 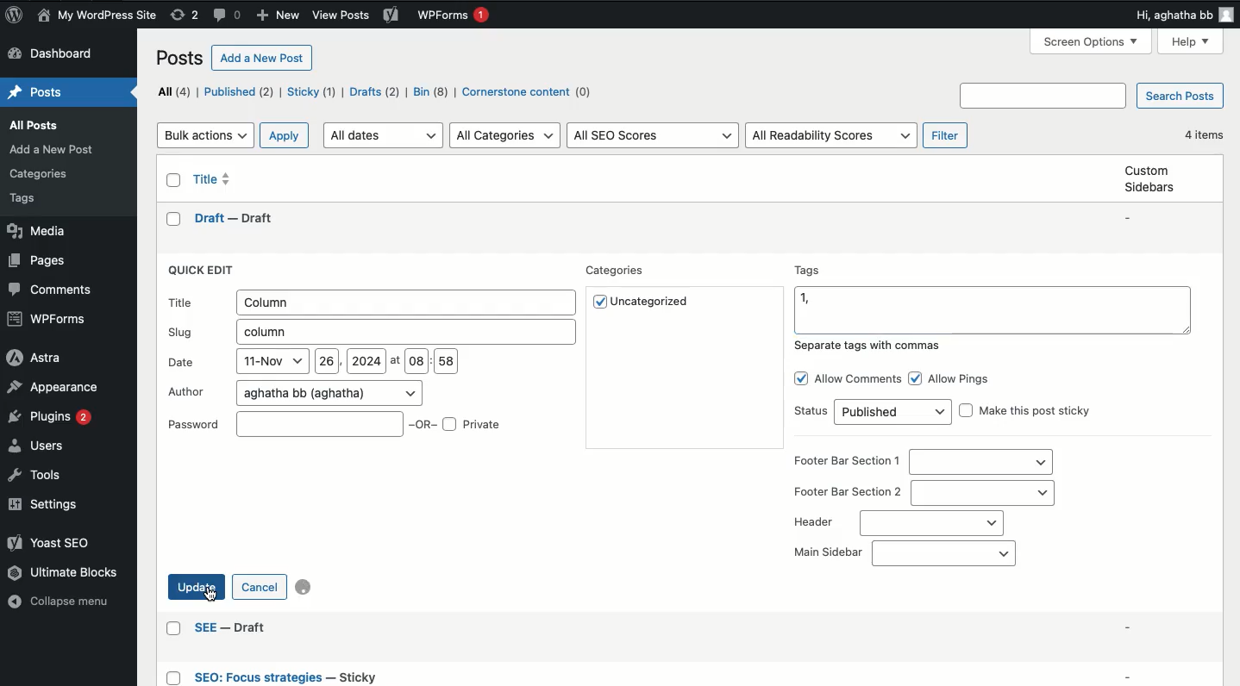 I want to click on Apply, so click(x=286, y=134).